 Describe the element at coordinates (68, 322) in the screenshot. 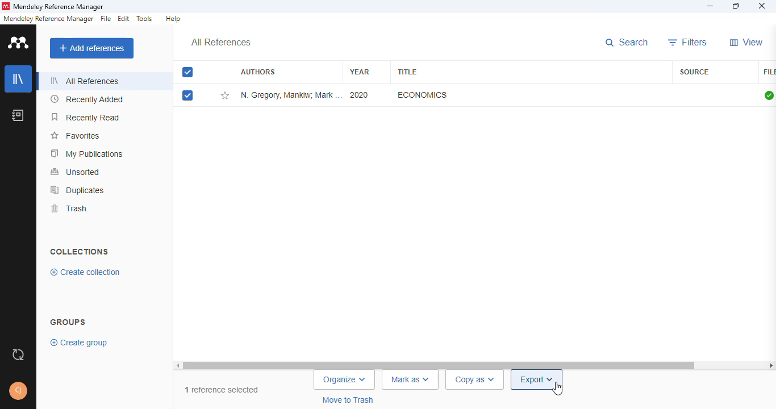

I see `group` at that location.